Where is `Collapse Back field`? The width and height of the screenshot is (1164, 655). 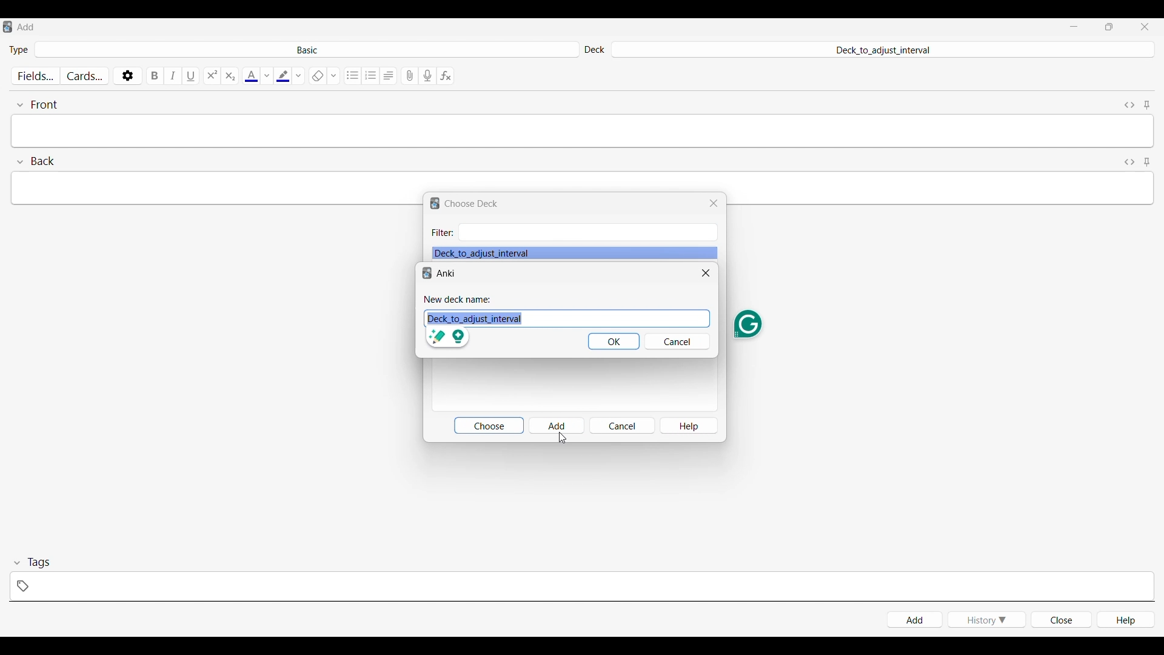
Collapse Back field is located at coordinates (36, 161).